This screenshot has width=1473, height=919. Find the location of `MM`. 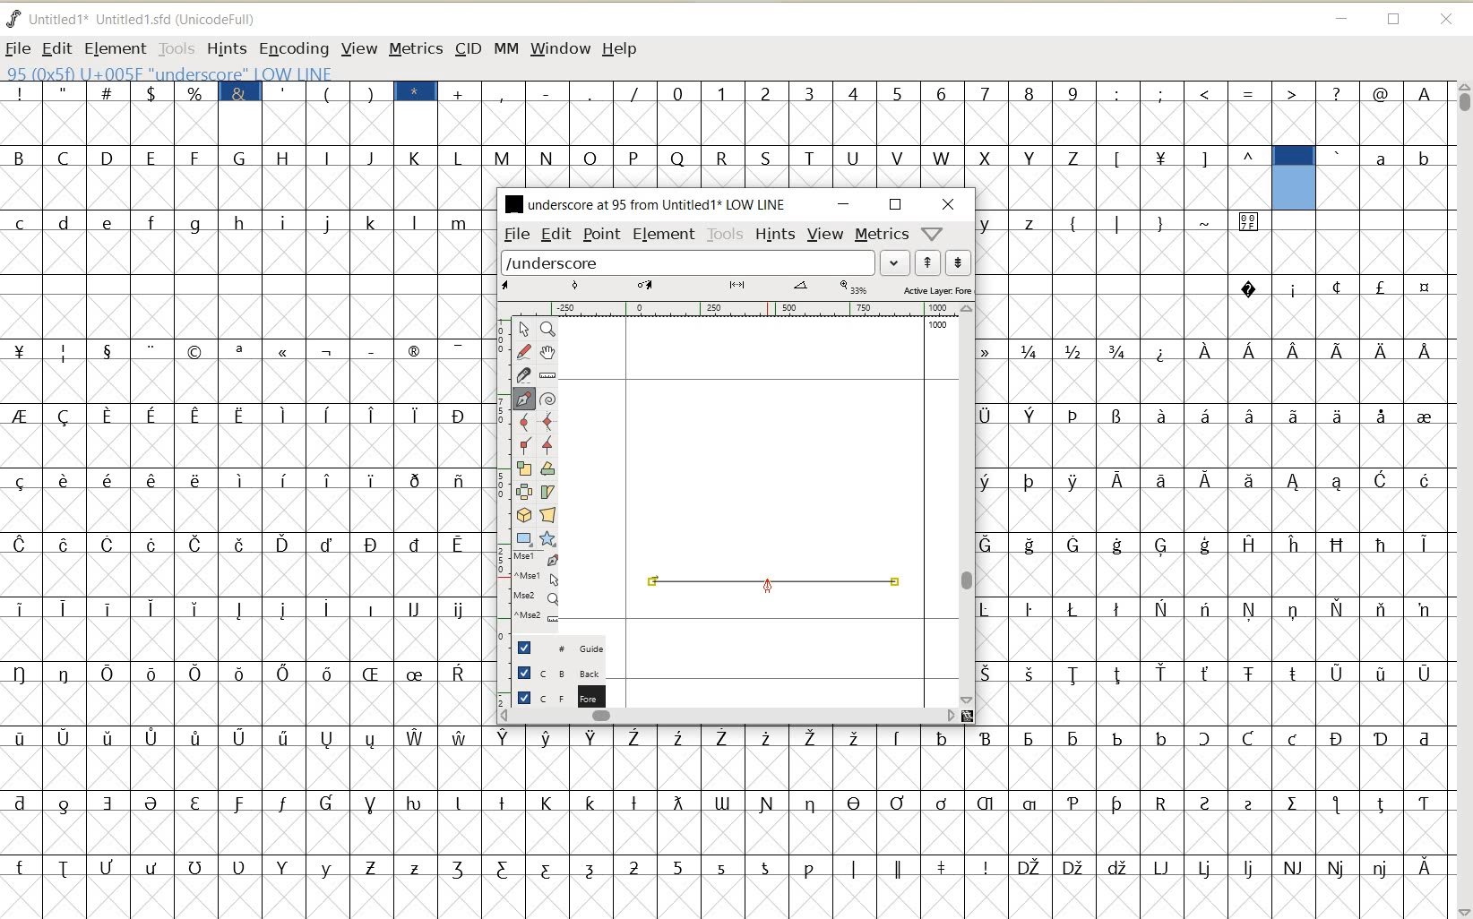

MM is located at coordinates (504, 47).